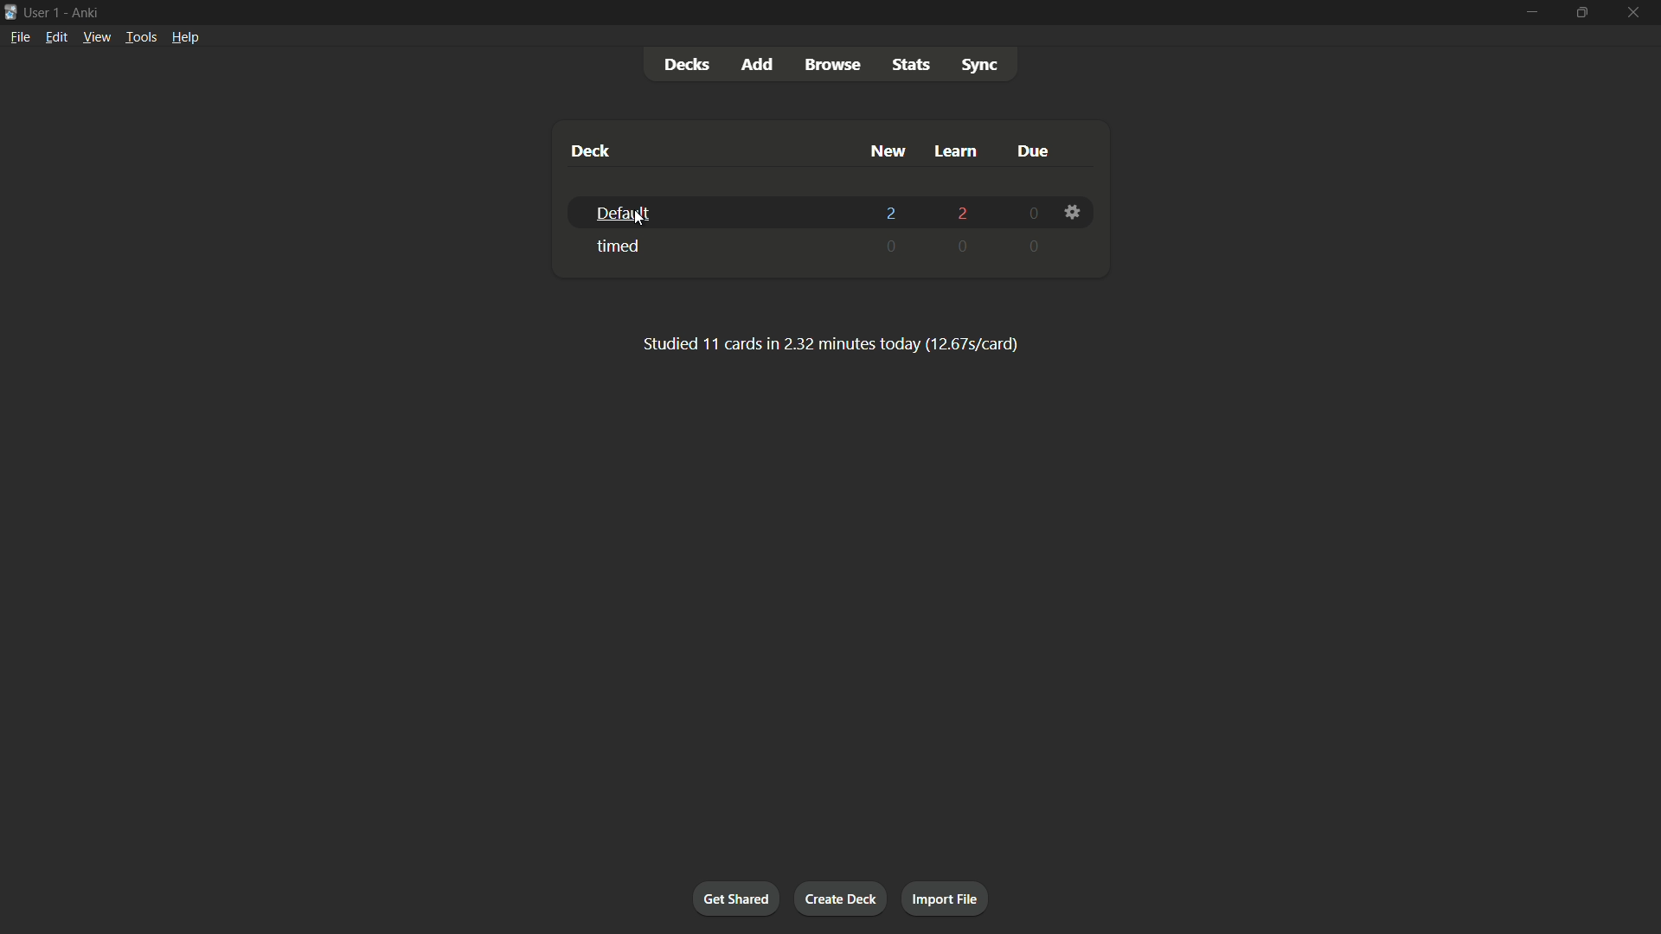  Describe the element at coordinates (1635, 13) in the screenshot. I see `close app` at that location.